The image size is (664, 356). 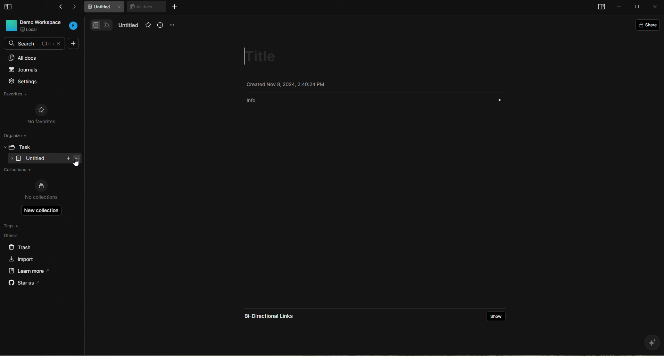 I want to click on task, so click(x=28, y=146).